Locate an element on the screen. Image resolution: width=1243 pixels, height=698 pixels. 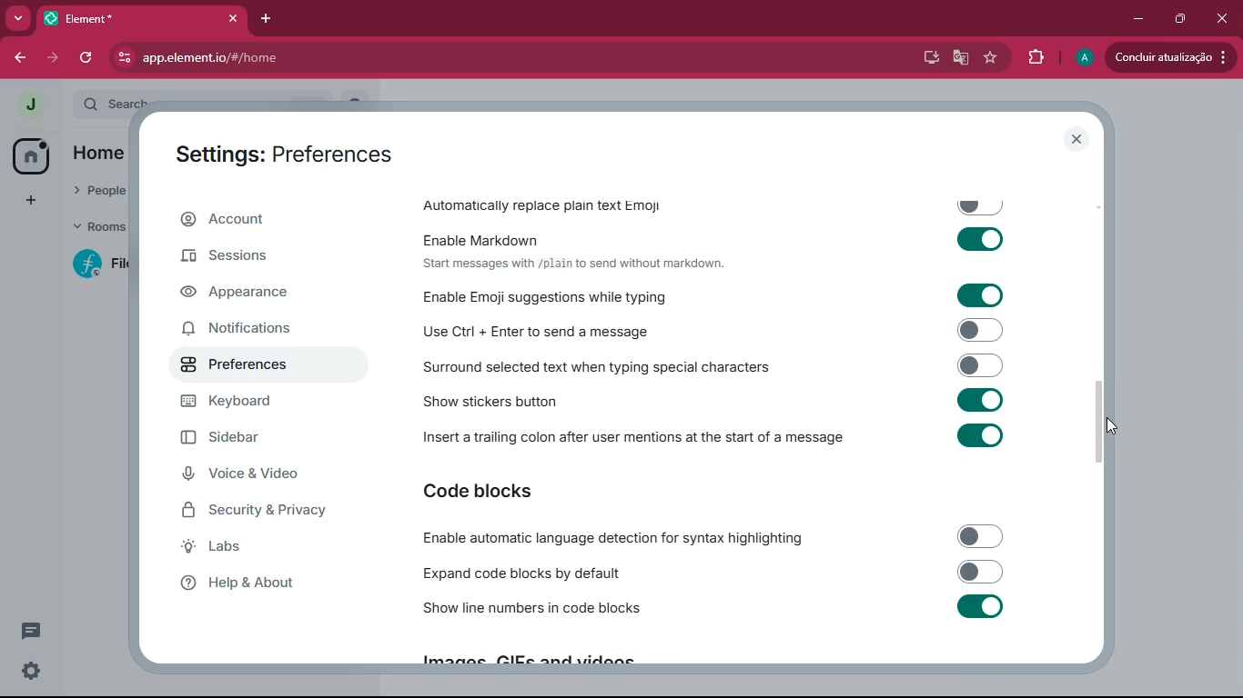
Enable Markdown is located at coordinates (718, 237).